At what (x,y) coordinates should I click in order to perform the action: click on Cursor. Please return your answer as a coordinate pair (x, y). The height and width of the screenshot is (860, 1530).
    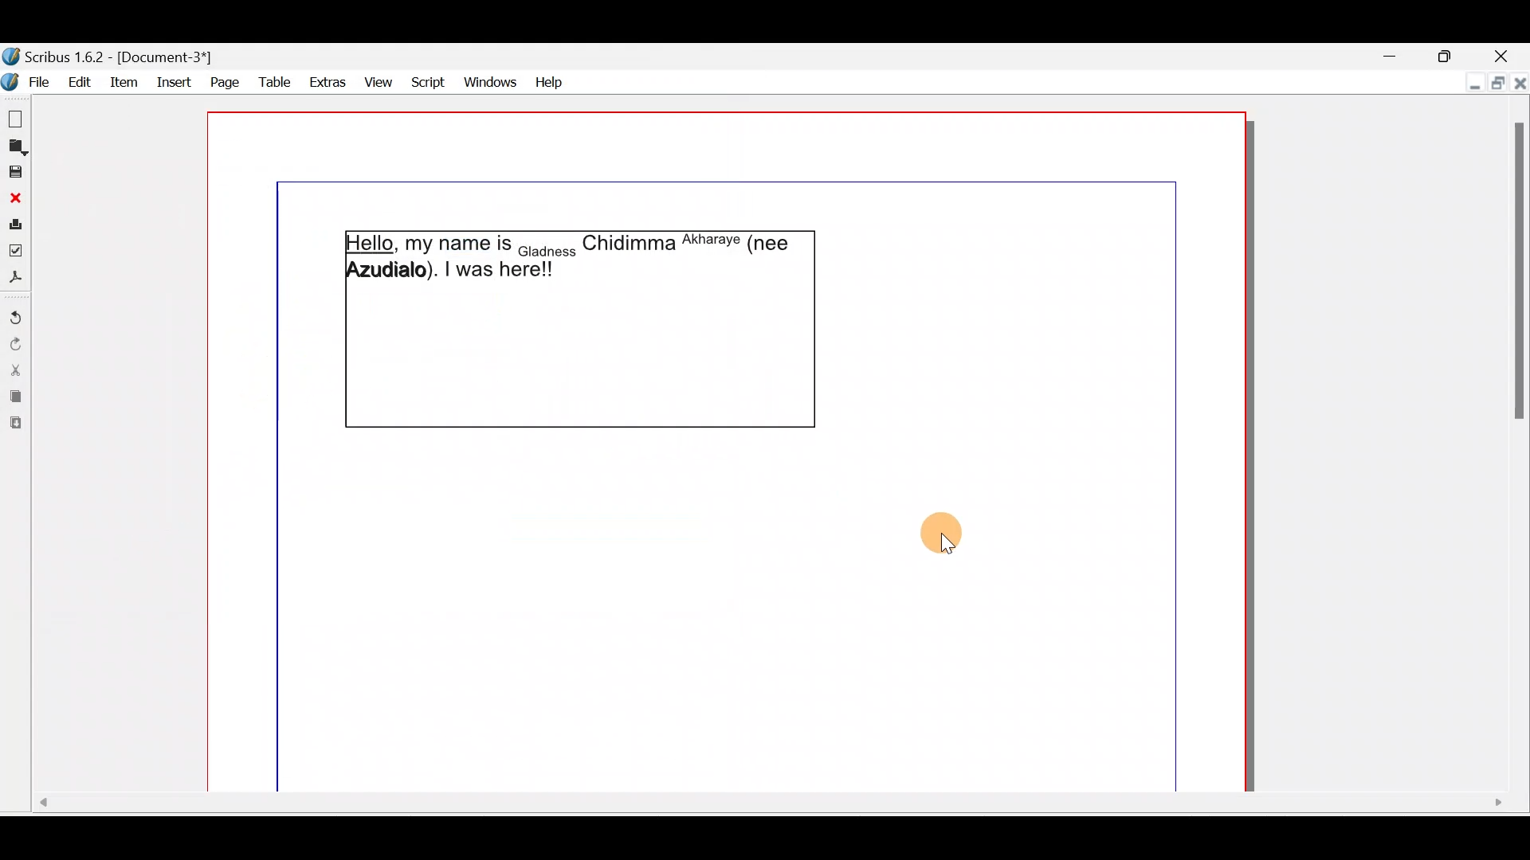
    Looking at the image, I should click on (954, 534).